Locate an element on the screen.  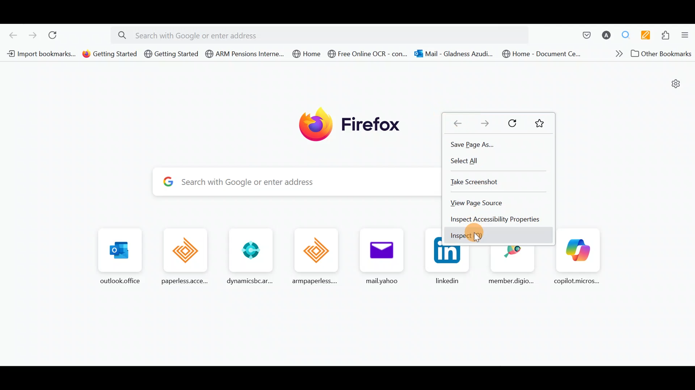
View page source is located at coordinates (477, 203).